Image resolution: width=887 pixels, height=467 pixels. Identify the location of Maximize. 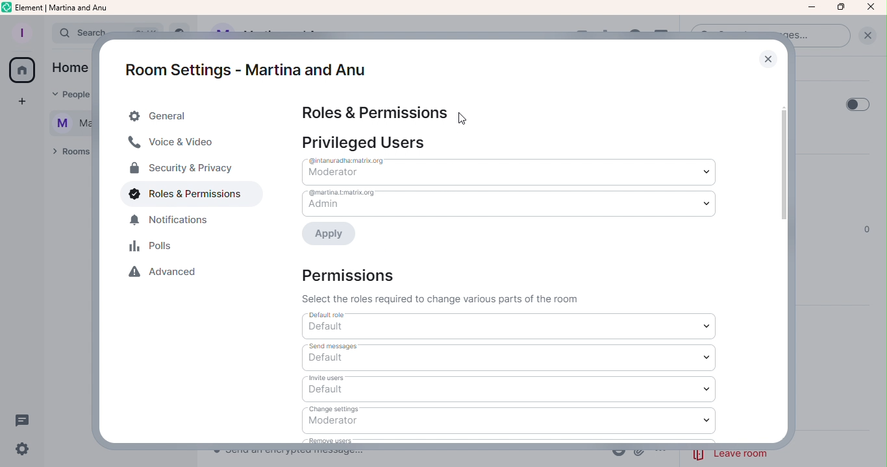
(840, 8).